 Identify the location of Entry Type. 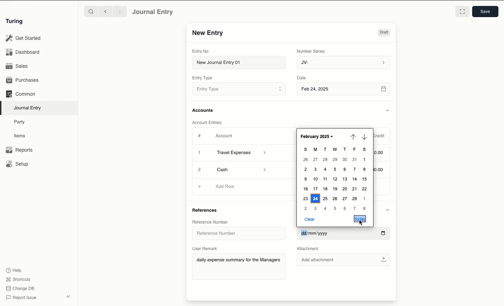
(239, 89).